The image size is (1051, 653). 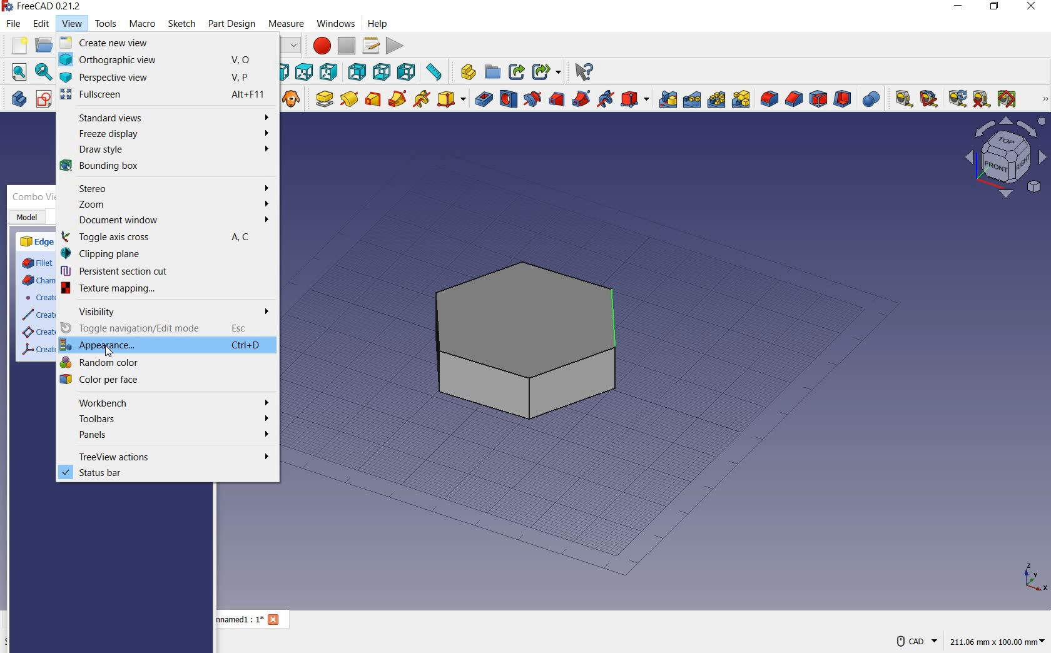 What do you see at coordinates (166, 329) in the screenshot?
I see `toggle navigation/edit mode Esc` at bounding box center [166, 329].